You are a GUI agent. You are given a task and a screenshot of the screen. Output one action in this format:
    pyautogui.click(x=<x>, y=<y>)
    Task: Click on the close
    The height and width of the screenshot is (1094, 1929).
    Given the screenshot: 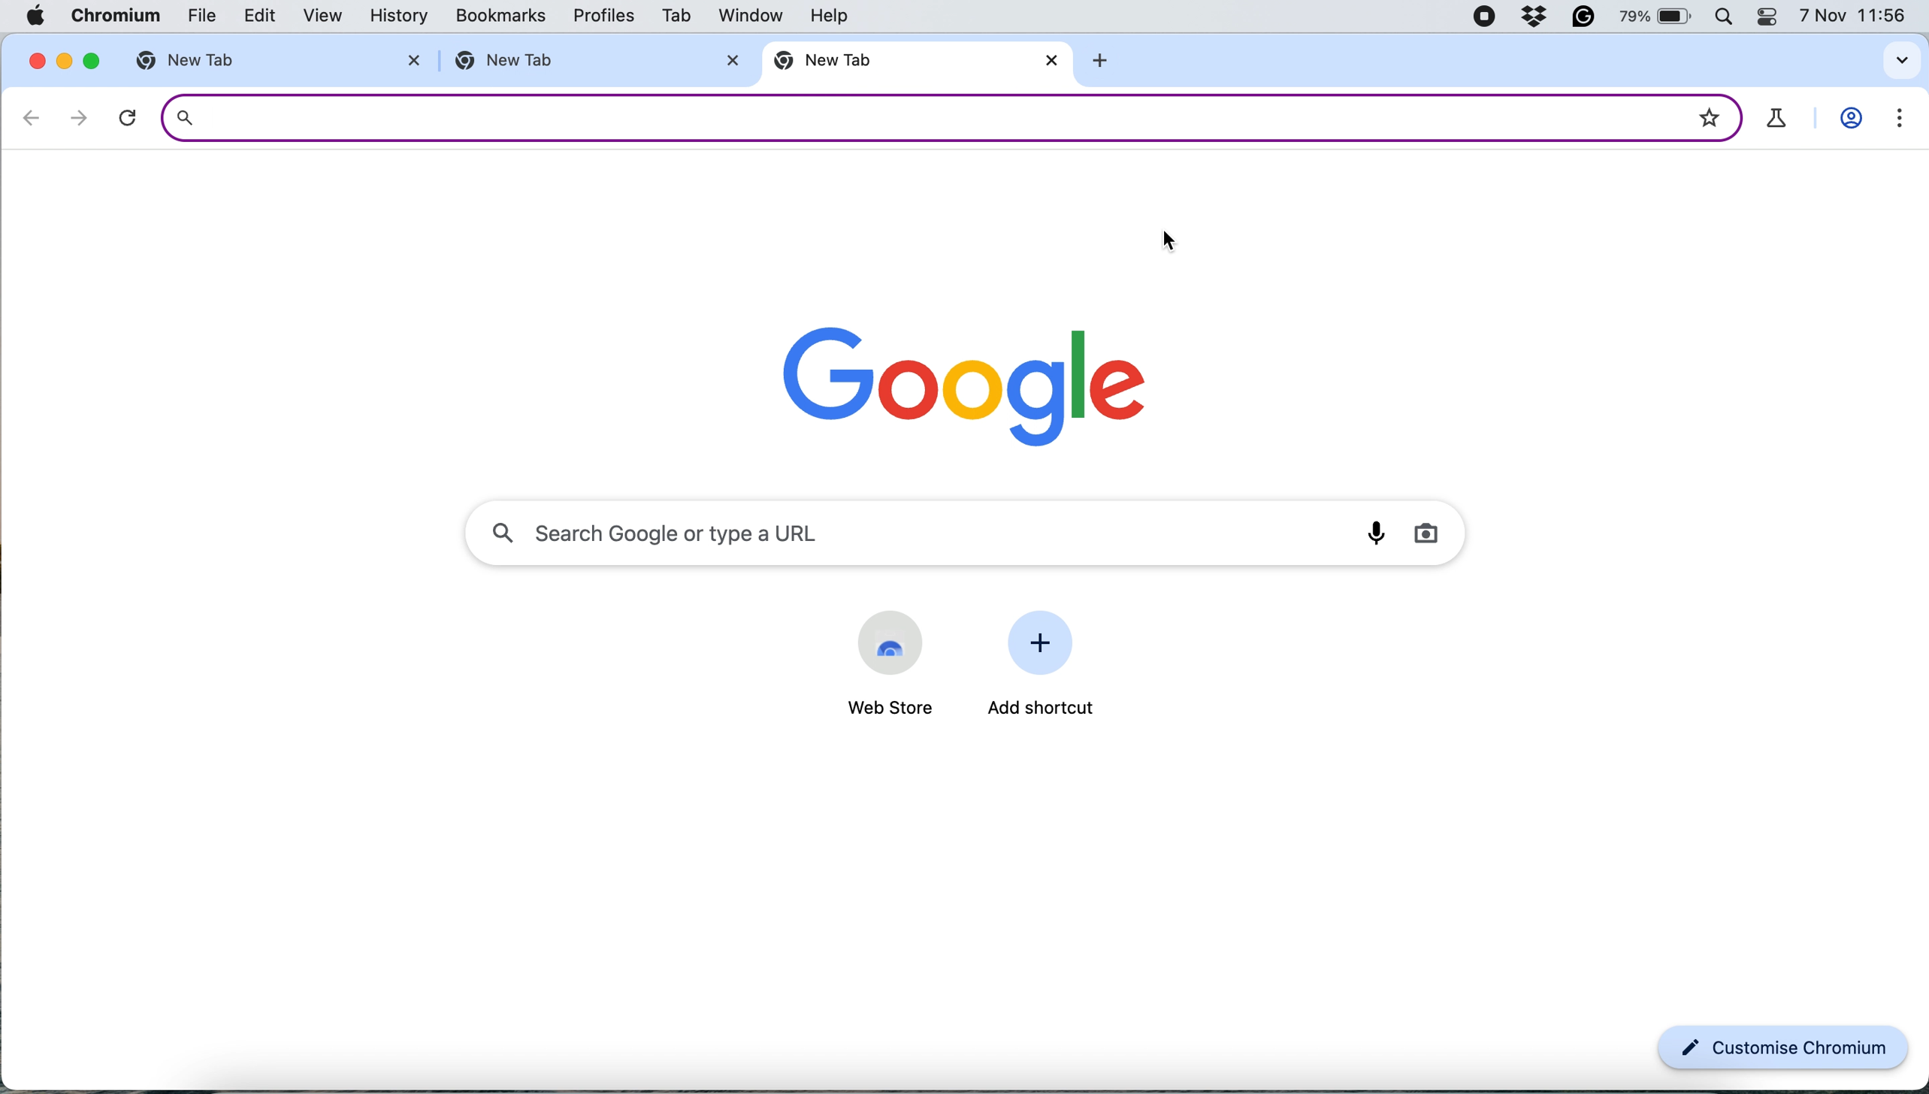 What is the action you would take?
    pyautogui.click(x=731, y=59)
    